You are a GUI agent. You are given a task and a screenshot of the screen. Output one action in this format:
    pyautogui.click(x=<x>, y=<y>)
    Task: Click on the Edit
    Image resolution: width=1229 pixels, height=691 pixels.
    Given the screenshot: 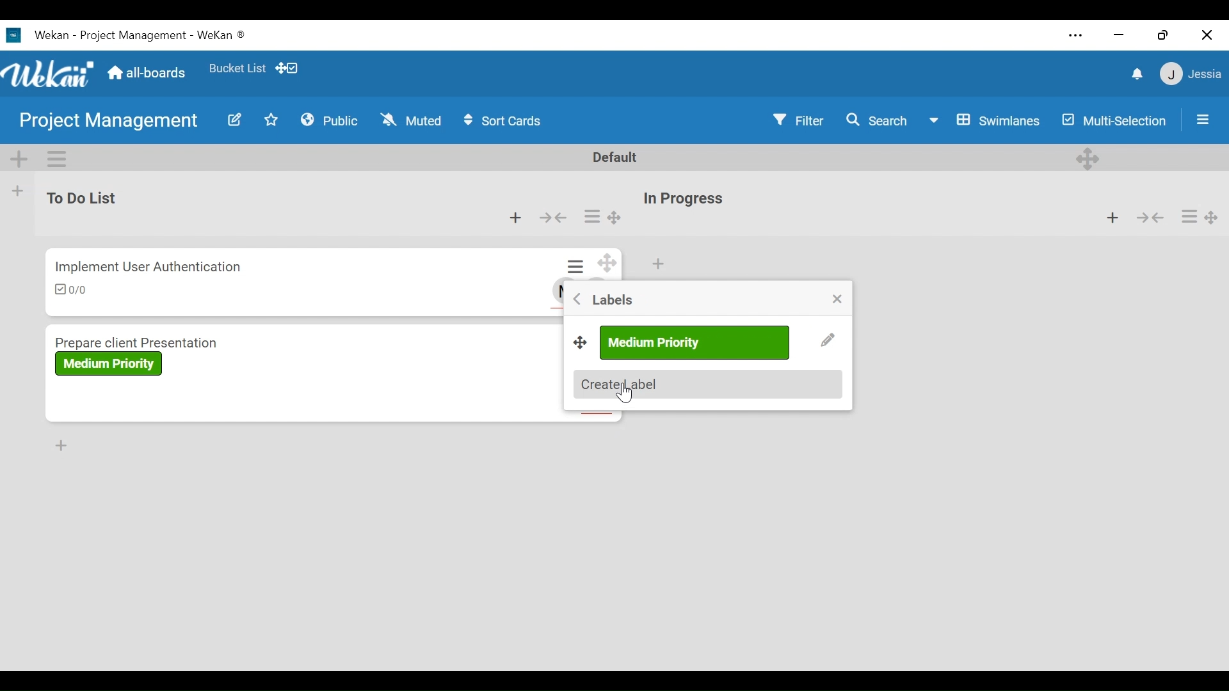 What is the action you would take?
    pyautogui.click(x=234, y=120)
    